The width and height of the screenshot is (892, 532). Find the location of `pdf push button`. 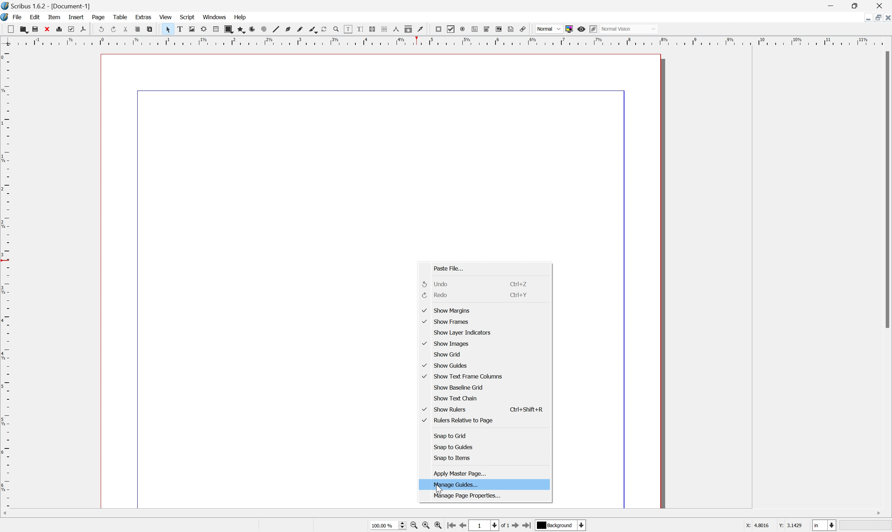

pdf push button is located at coordinates (439, 29).